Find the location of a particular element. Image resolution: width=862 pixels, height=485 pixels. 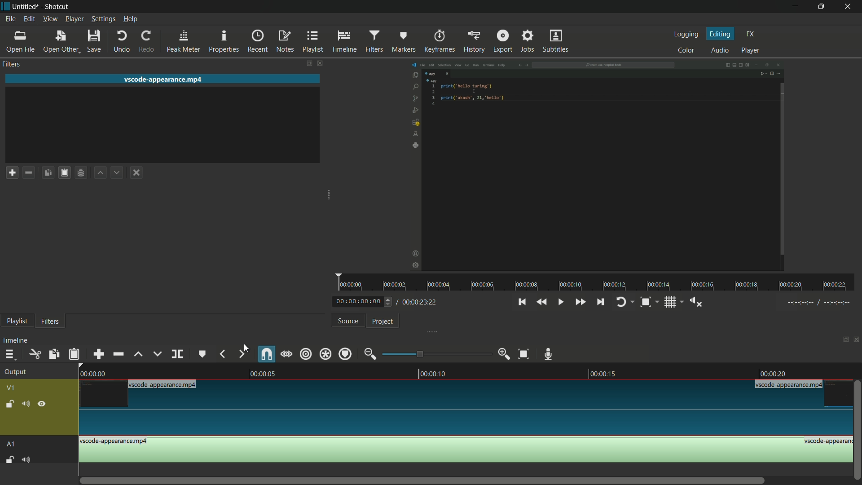

color is located at coordinates (686, 49).